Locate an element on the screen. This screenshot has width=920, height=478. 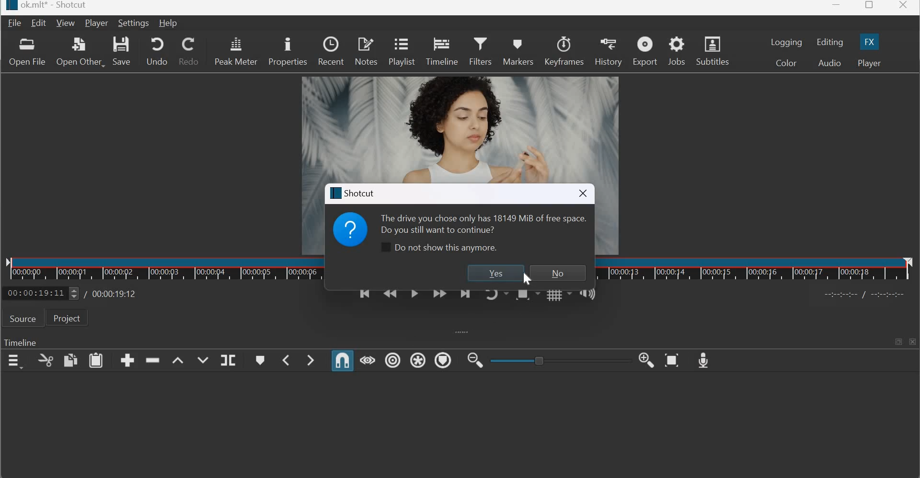
copy is located at coordinates (46, 360).